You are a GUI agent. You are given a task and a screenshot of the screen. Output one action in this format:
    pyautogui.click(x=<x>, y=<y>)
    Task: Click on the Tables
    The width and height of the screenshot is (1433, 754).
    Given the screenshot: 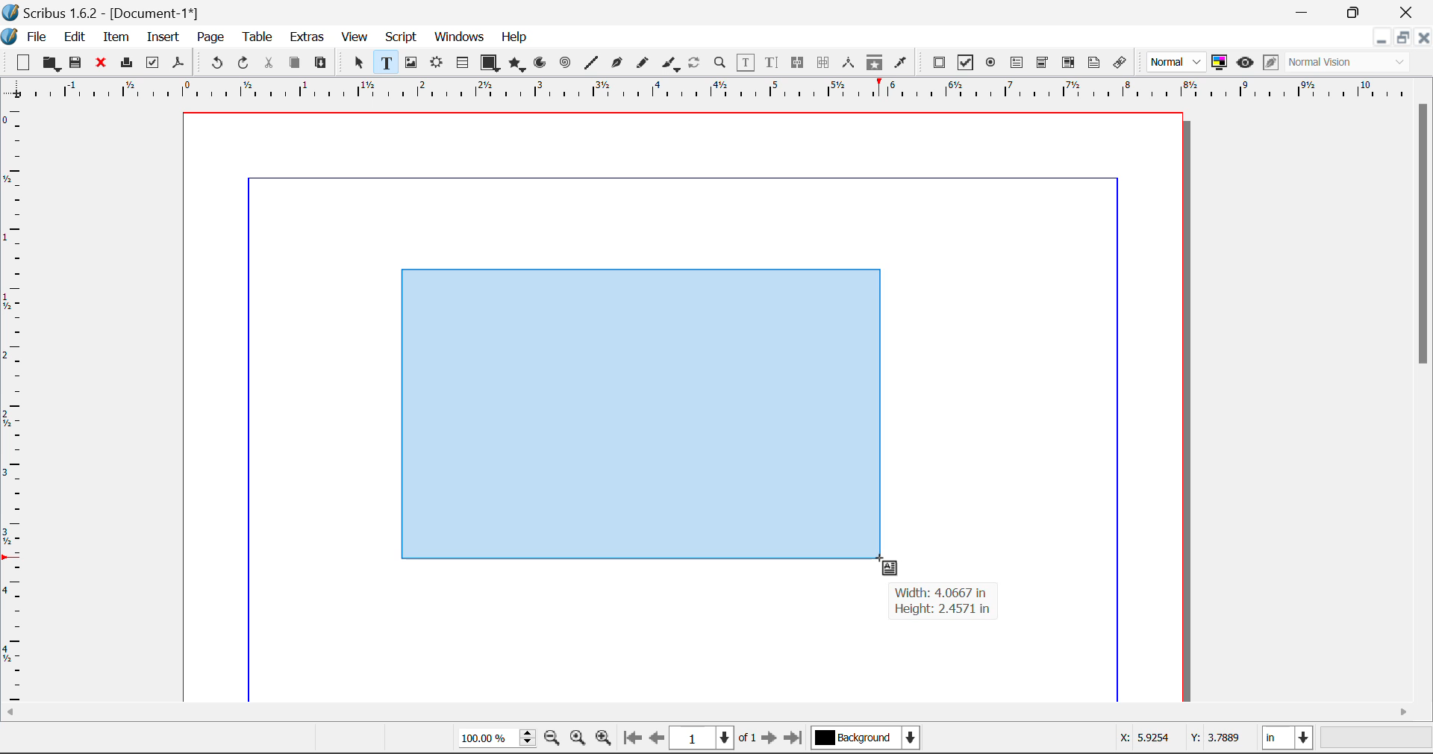 What is the action you would take?
    pyautogui.click(x=462, y=63)
    